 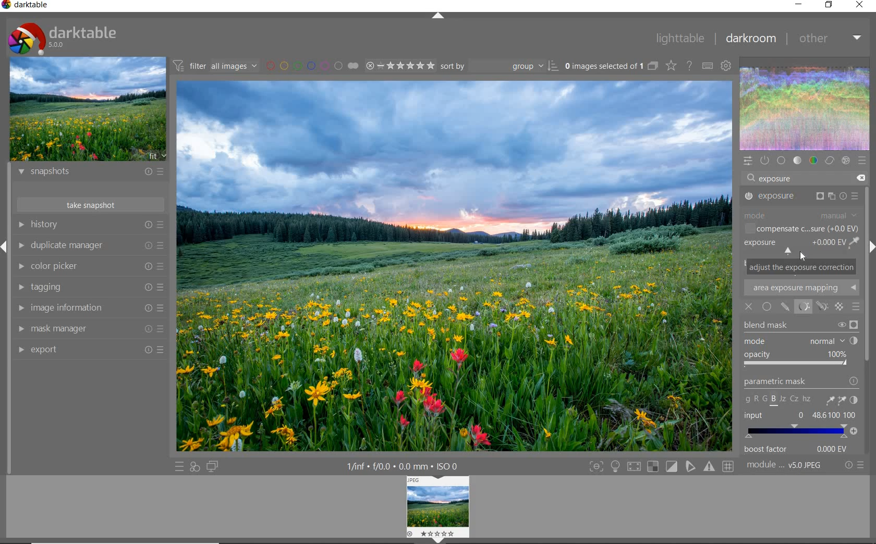 What do you see at coordinates (785, 465) in the screenshot?
I see `module` at bounding box center [785, 465].